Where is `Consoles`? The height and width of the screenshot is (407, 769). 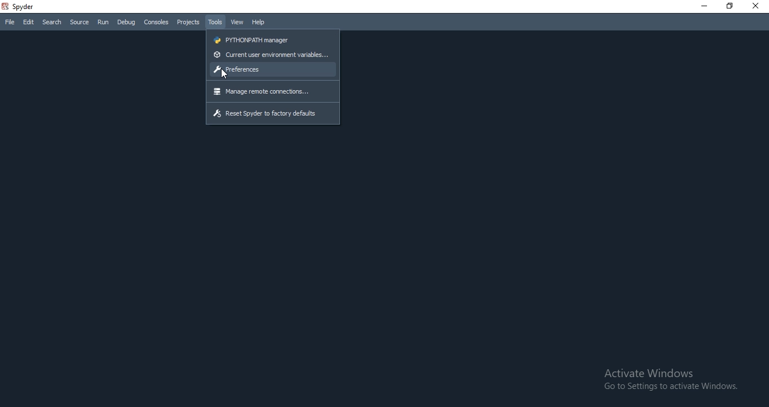 Consoles is located at coordinates (155, 22).